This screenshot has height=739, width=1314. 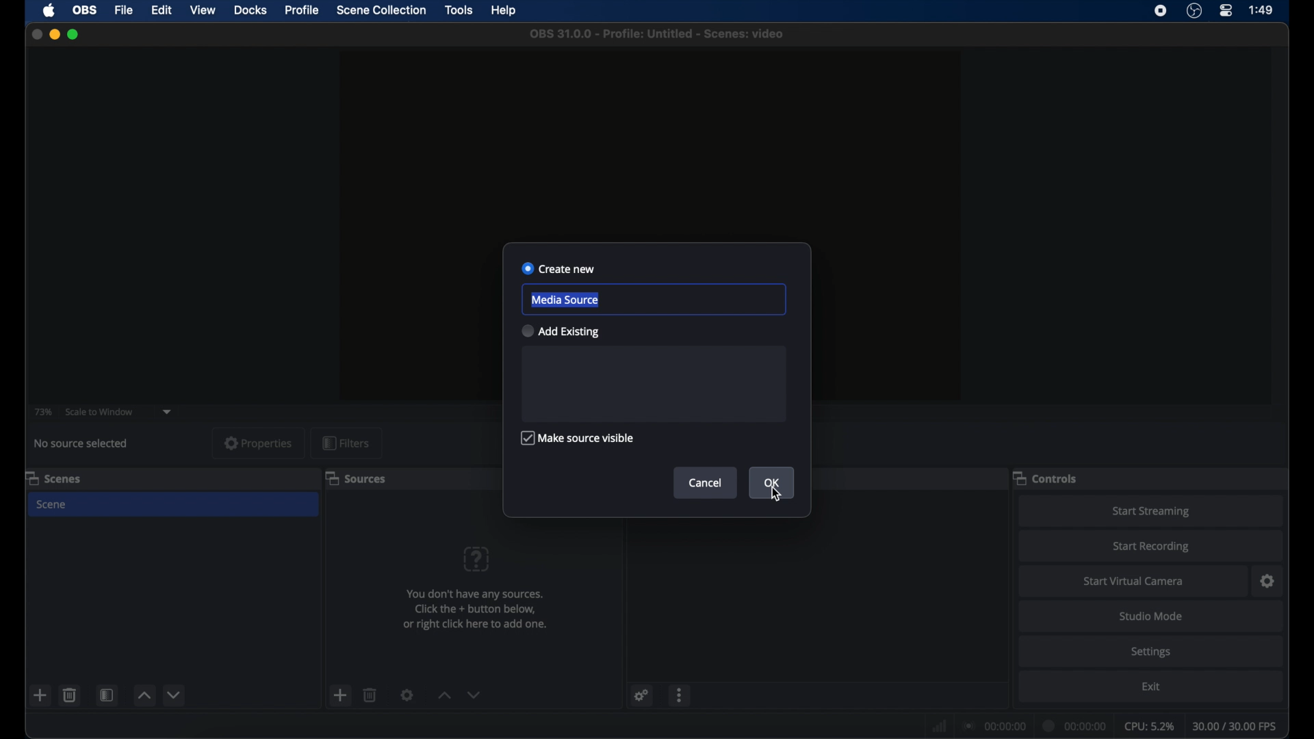 What do you see at coordinates (125, 10) in the screenshot?
I see `file` at bounding box center [125, 10].